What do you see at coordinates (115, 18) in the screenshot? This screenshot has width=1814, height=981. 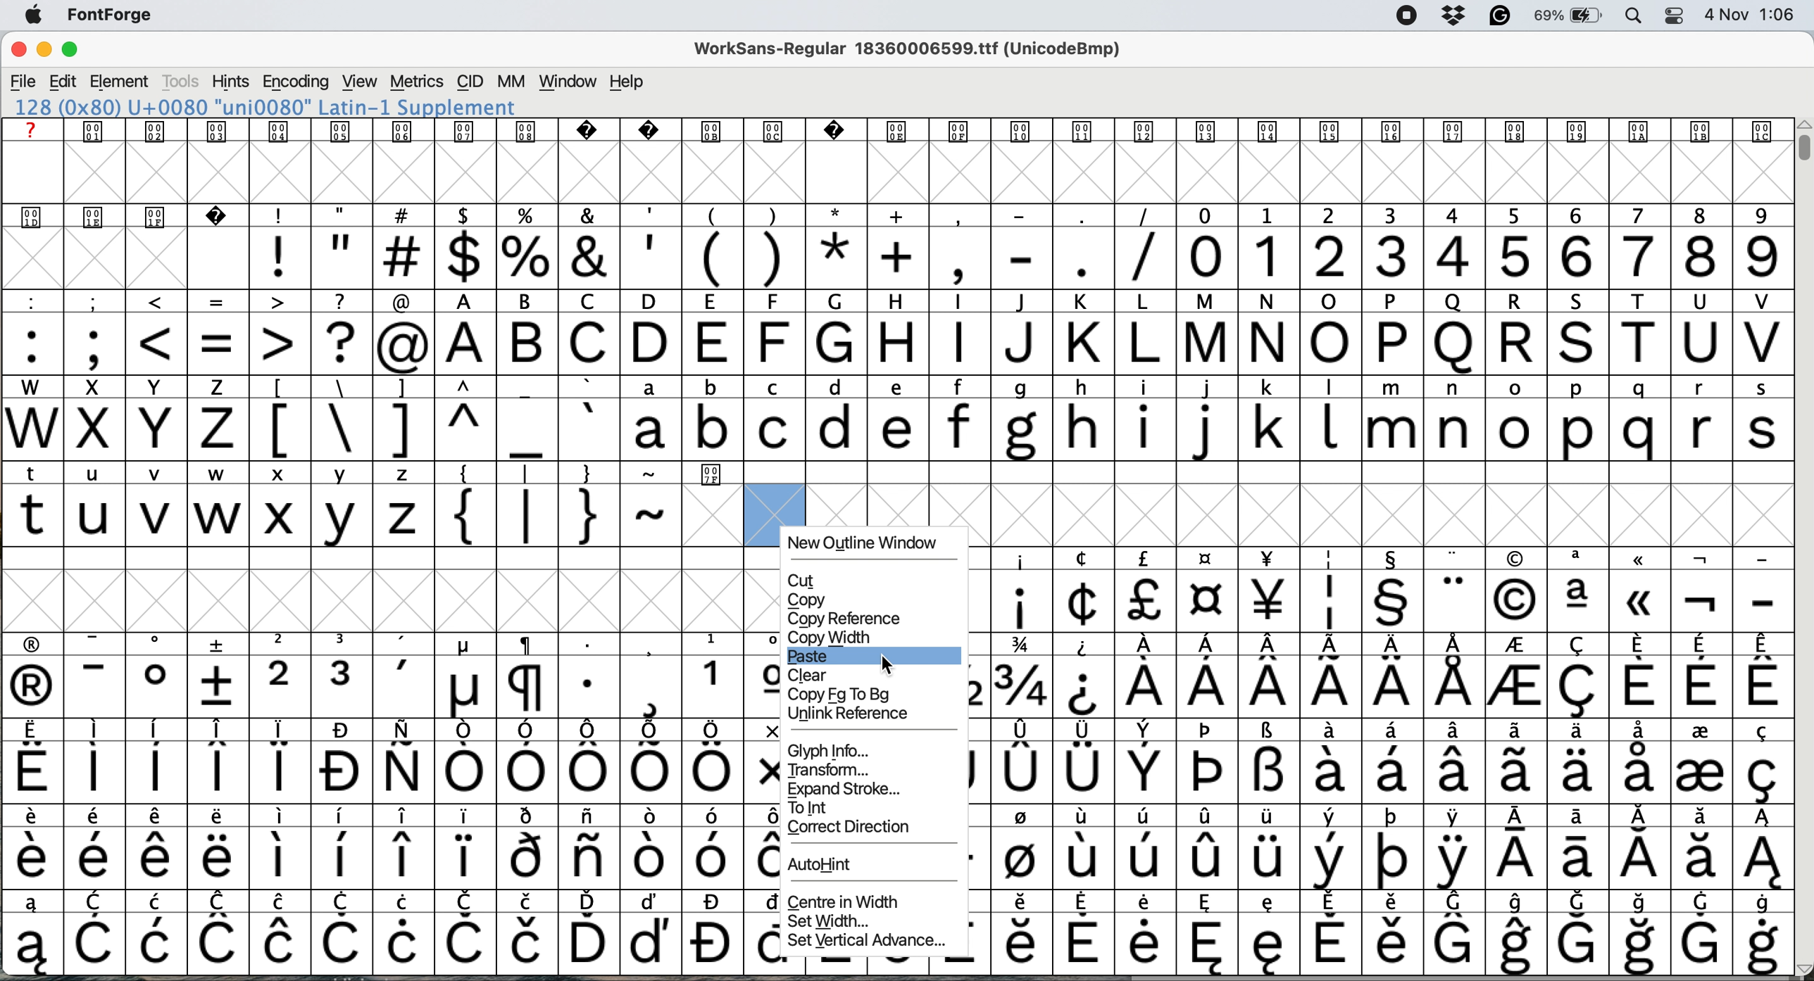 I see `fontforge` at bounding box center [115, 18].